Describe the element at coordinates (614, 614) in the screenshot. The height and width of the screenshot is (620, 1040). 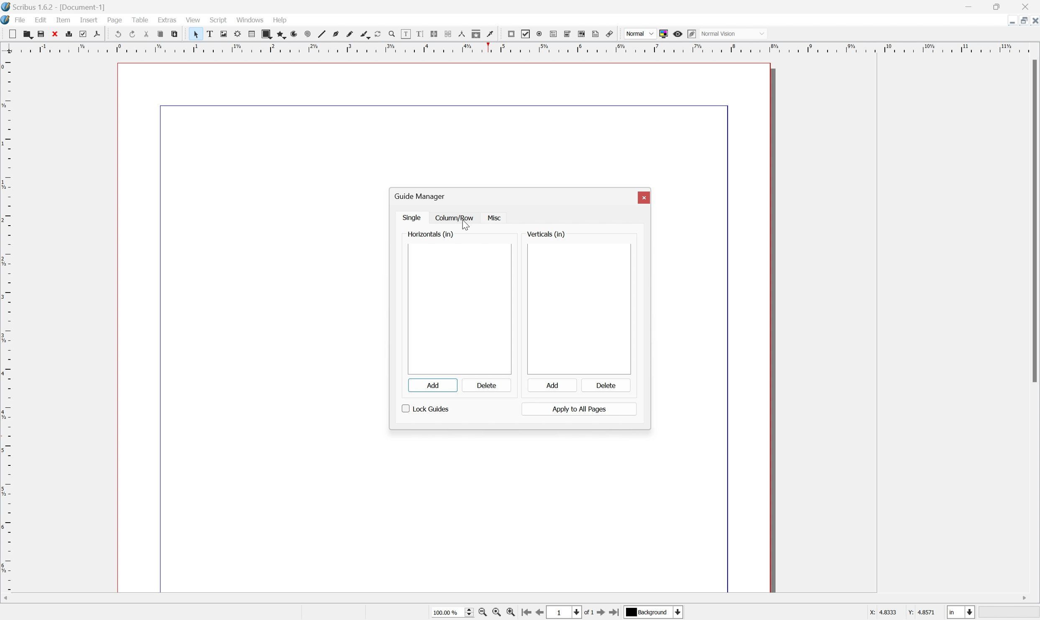
I see `go to last` at that location.